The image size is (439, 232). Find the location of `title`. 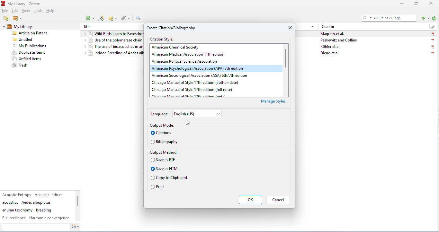

title is located at coordinates (87, 27).